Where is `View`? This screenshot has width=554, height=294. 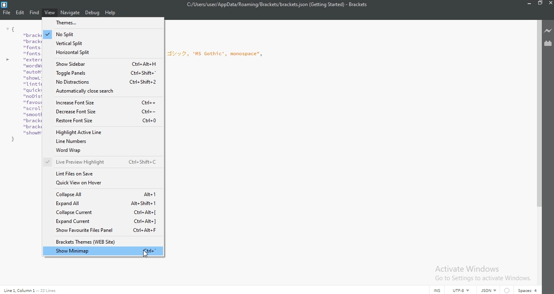 View is located at coordinates (50, 12).